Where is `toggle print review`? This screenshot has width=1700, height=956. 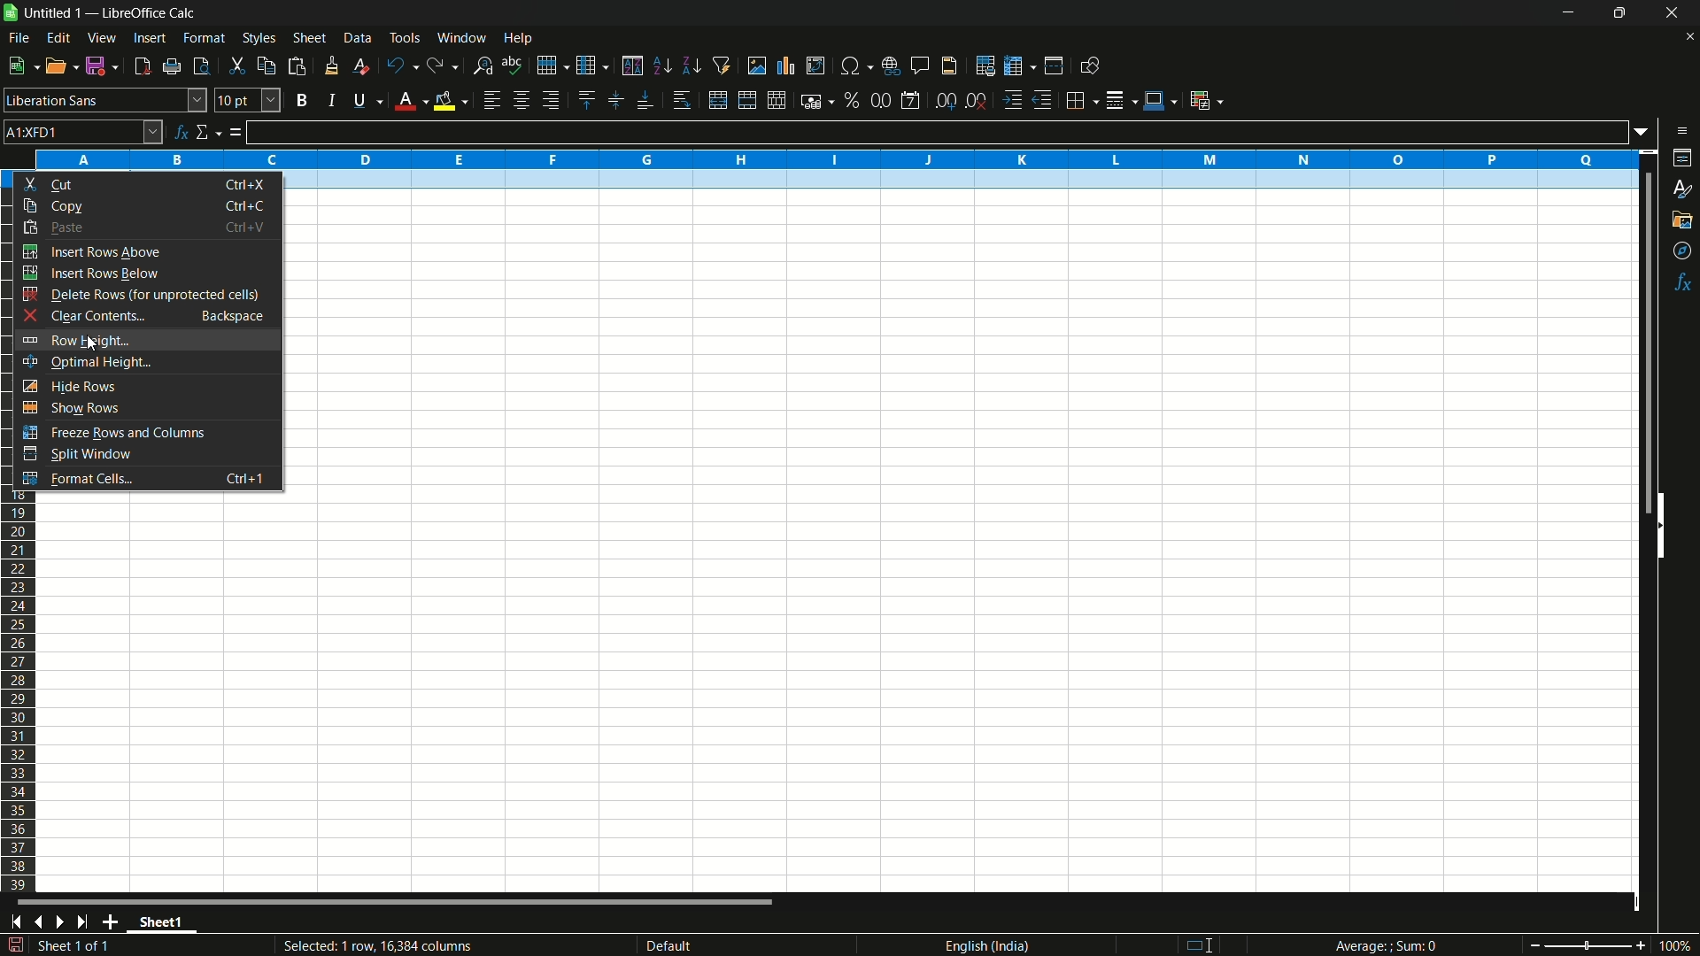 toggle print review is located at coordinates (199, 66).